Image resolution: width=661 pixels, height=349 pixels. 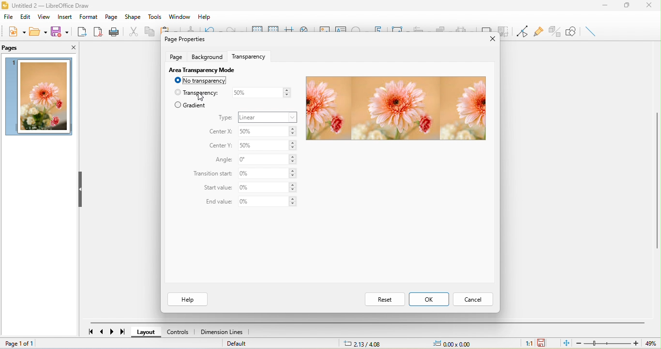 I want to click on insert line, so click(x=591, y=31).